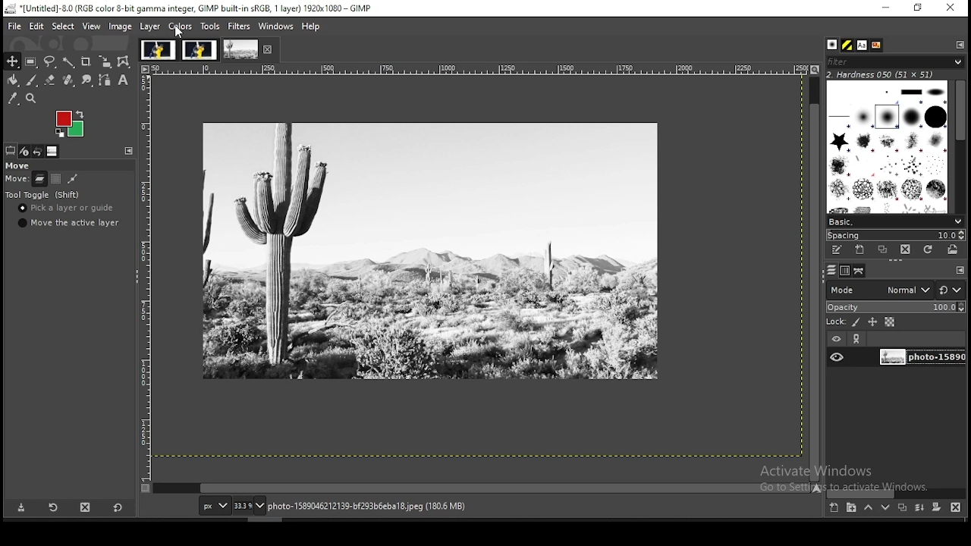  Describe the element at coordinates (269, 49) in the screenshot. I see `close` at that location.